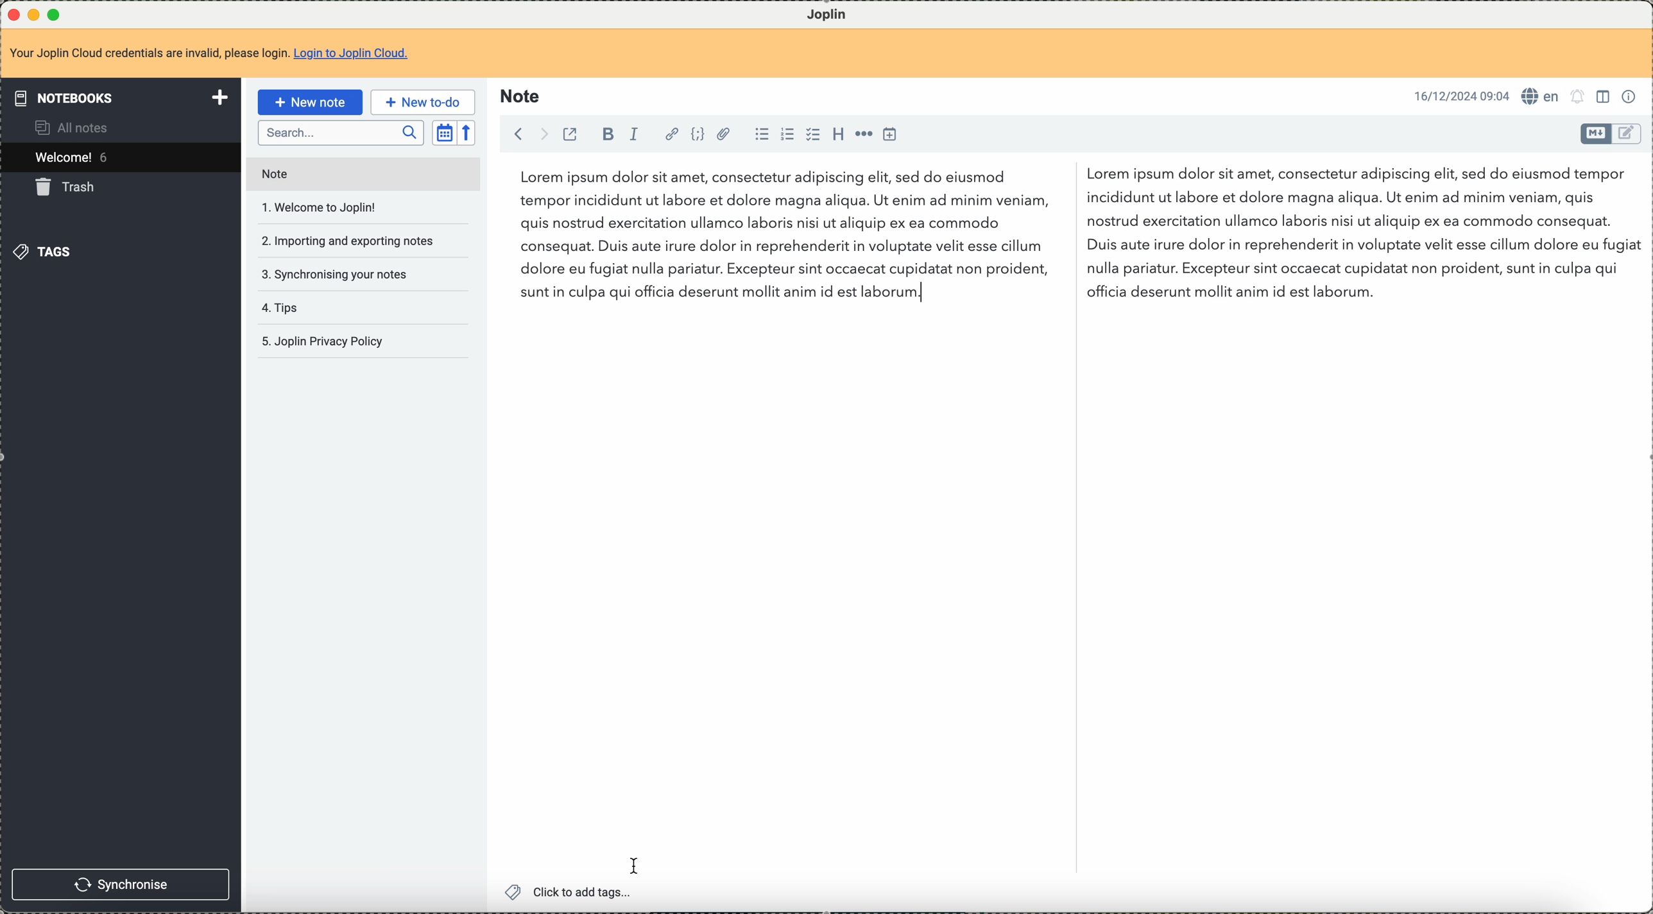 The width and height of the screenshot is (1653, 914). What do you see at coordinates (760, 136) in the screenshot?
I see `bulleted list` at bounding box center [760, 136].